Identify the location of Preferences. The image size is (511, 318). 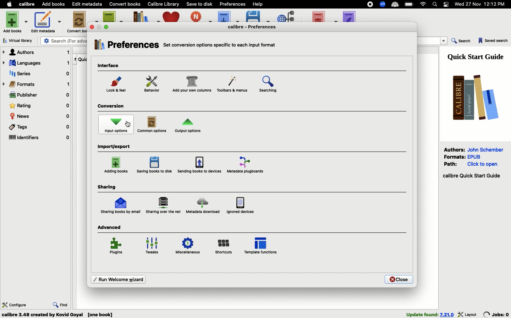
(233, 4).